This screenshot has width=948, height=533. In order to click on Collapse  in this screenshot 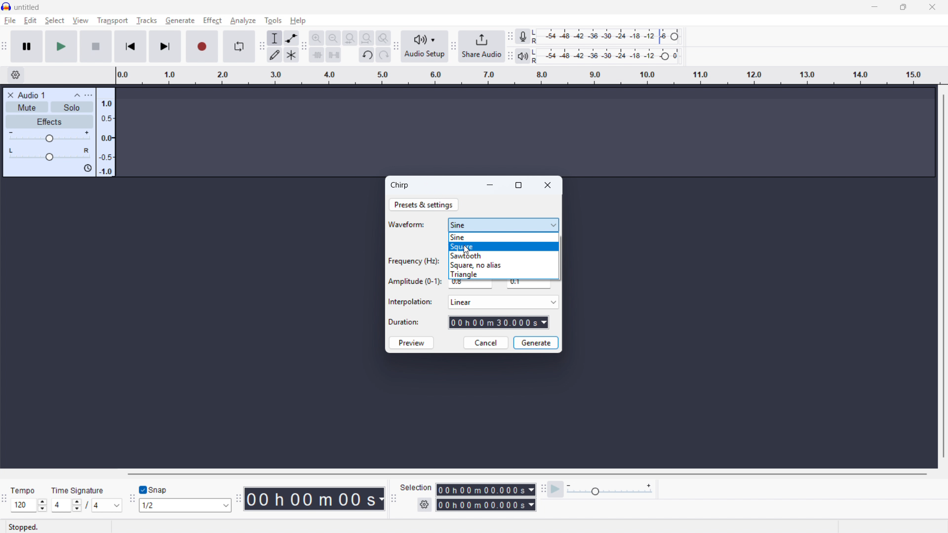, I will do `click(77, 95)`.